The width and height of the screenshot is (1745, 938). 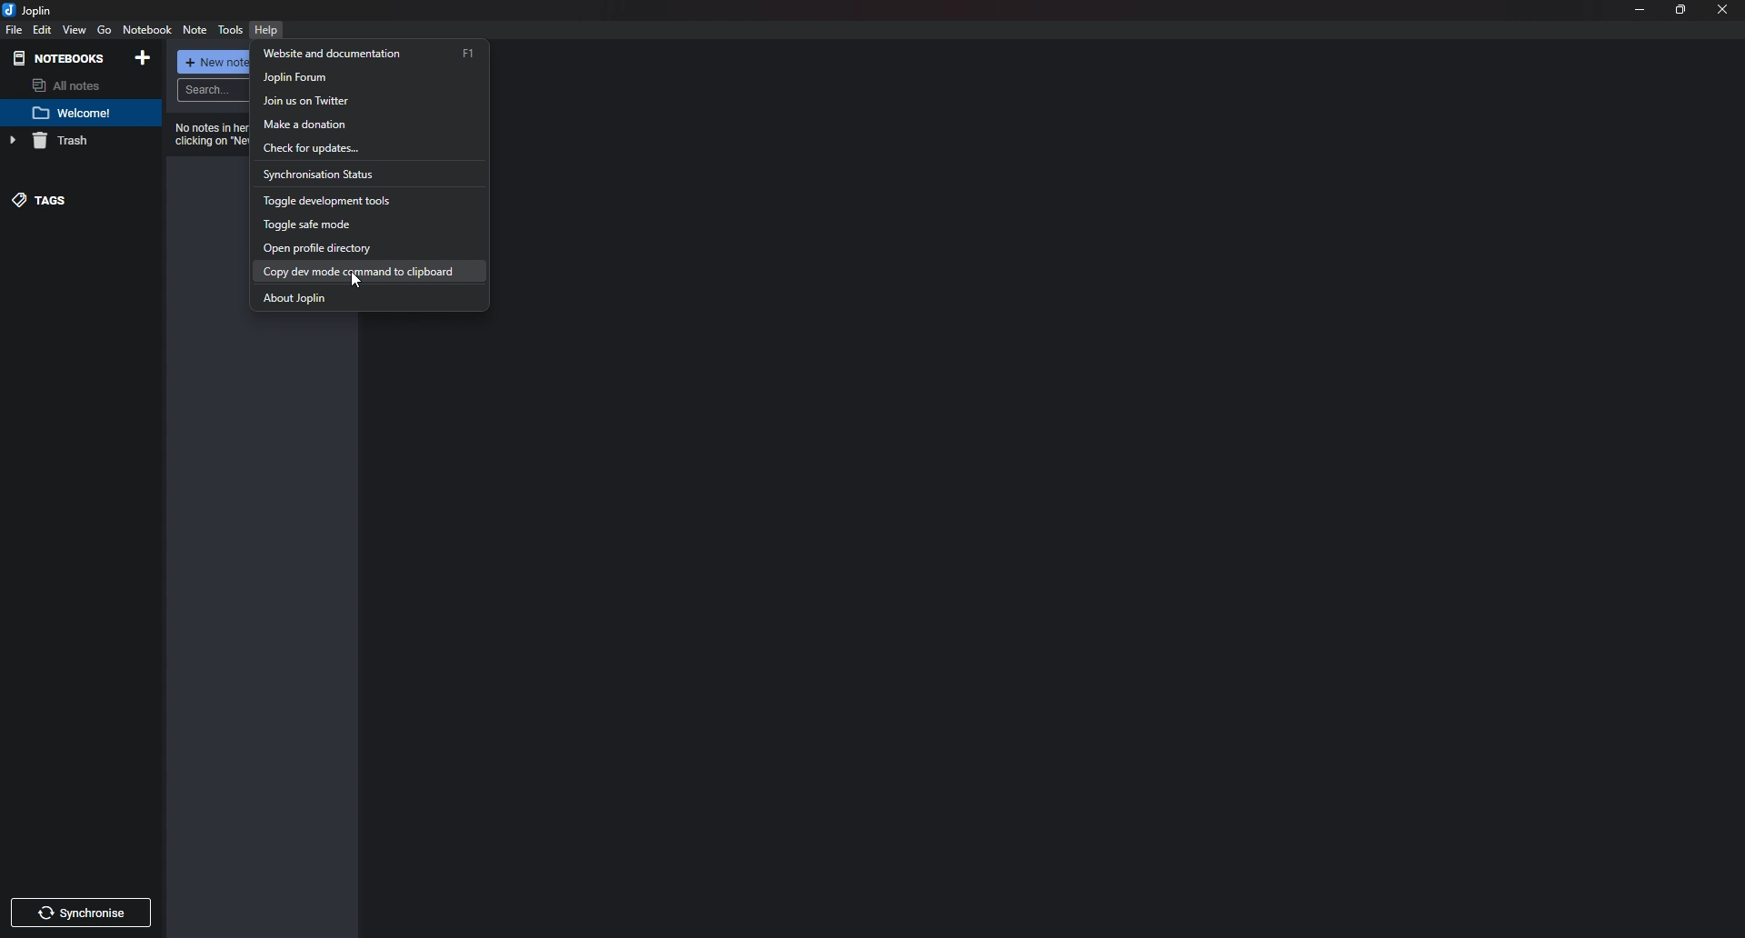 I want to click on Synchronization status, so click(x=364, y=176).